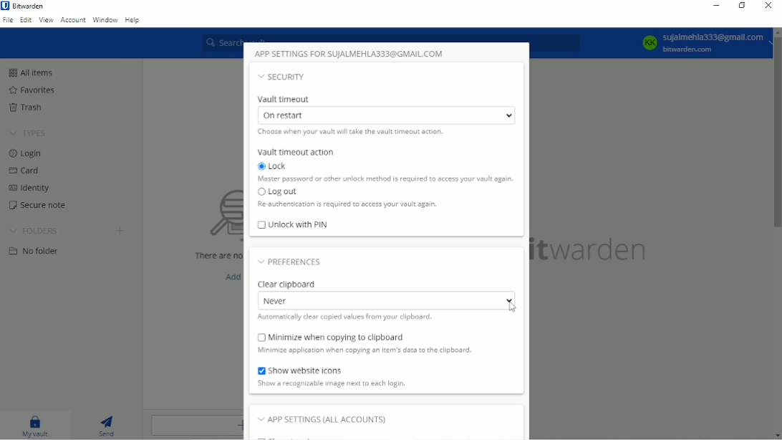 The image size is (782, 440). I want to click on Vault timeout action, so click(298, 153).